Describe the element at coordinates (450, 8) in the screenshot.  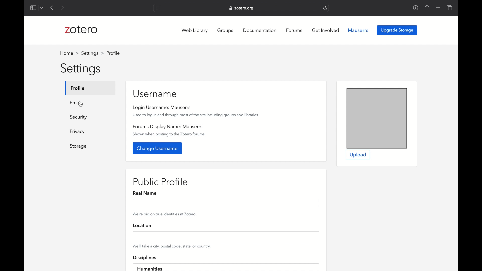
I see `show tab overview` at that location.